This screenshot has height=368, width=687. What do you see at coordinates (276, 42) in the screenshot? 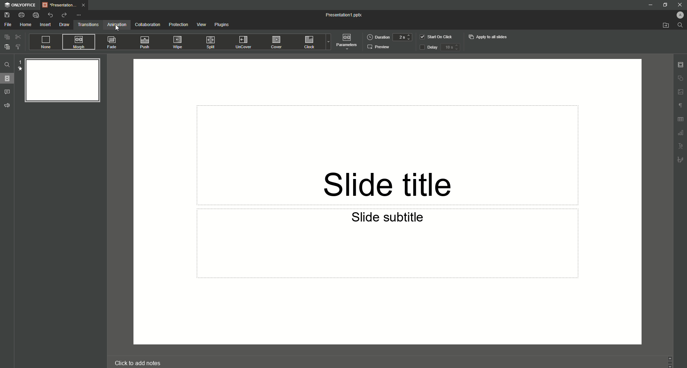
I see `Cover` at bounding box center [276, 42].